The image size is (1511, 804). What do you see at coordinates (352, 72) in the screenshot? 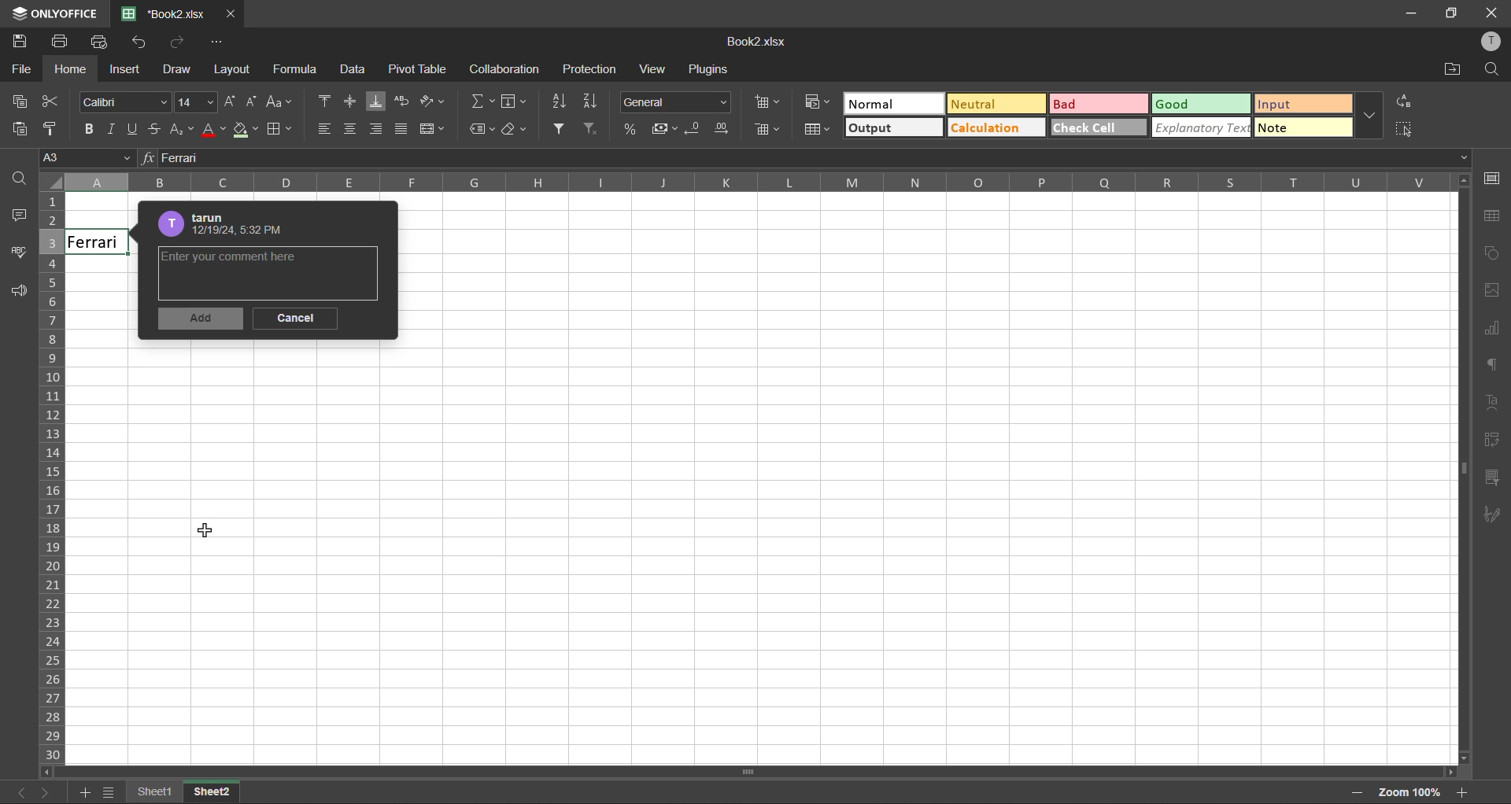
I see `data` at bounding box center [352, 72].